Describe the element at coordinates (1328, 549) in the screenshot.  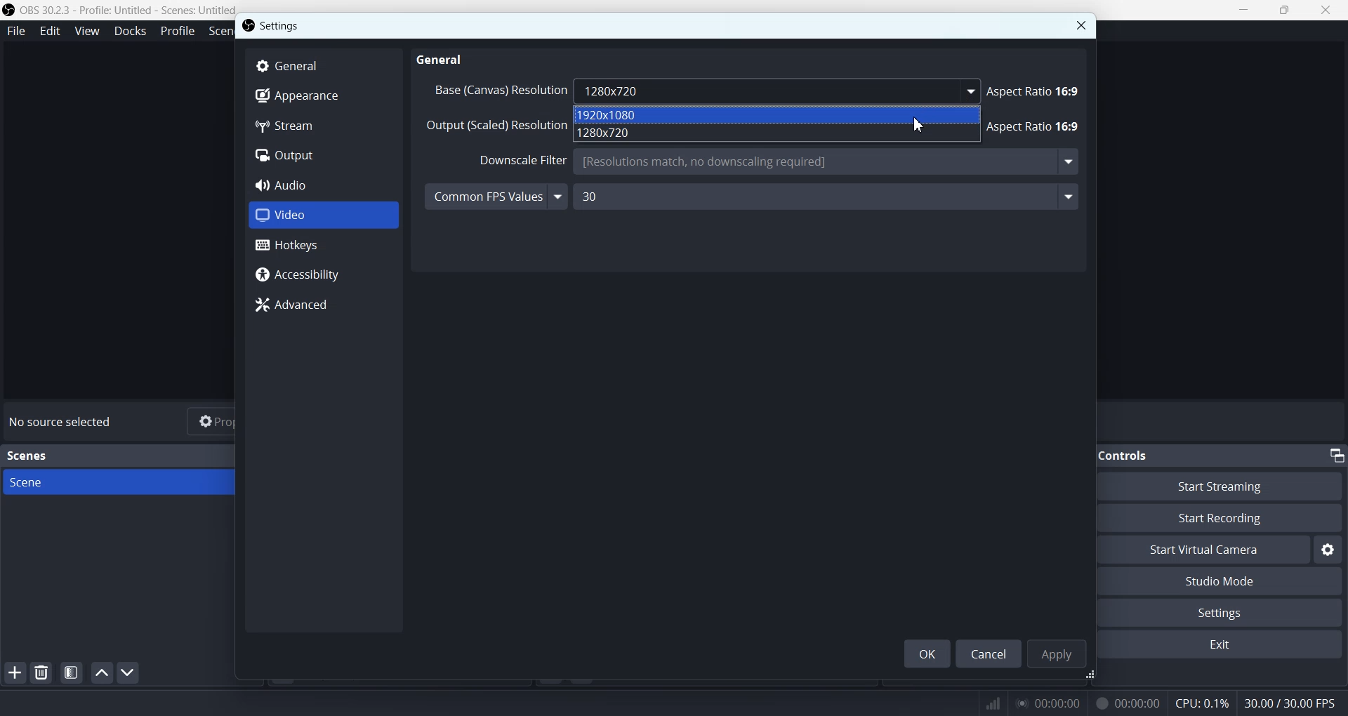
I see `Settings` at that location.